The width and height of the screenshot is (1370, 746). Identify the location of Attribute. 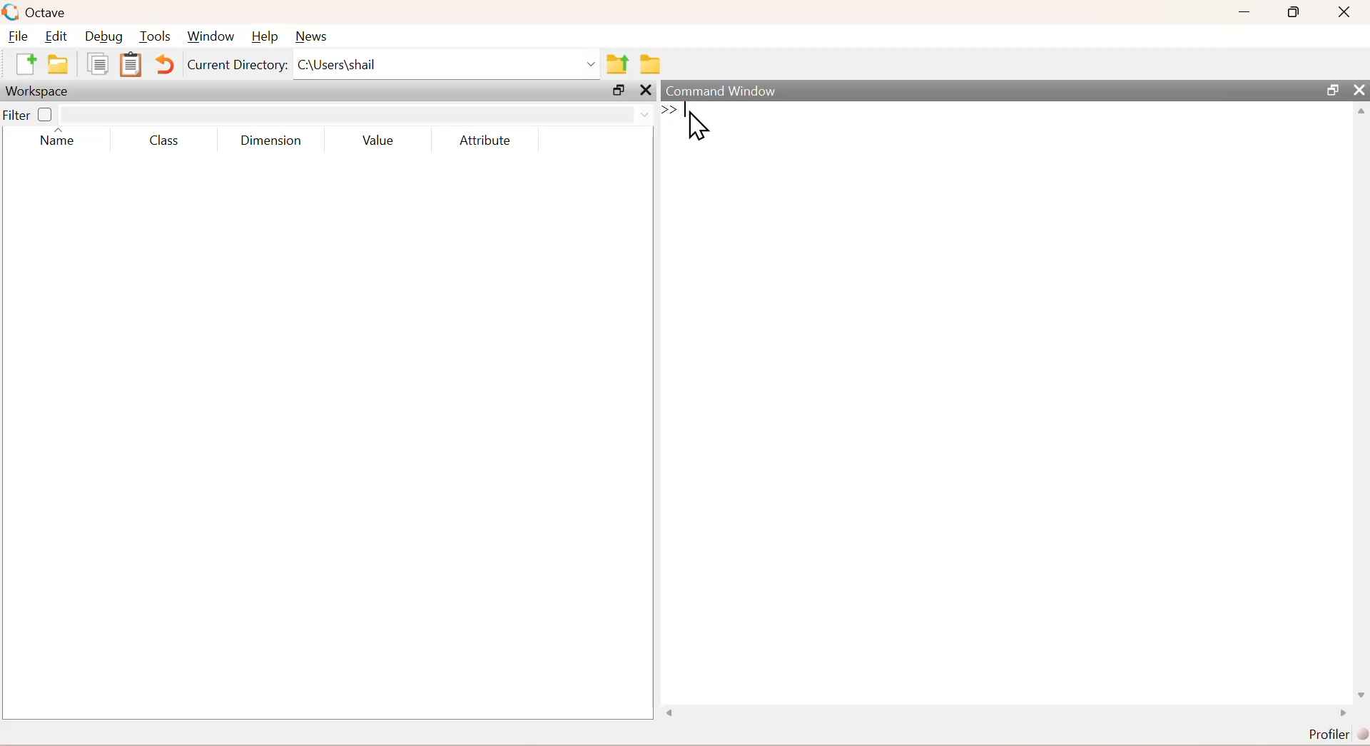
(484, 136).